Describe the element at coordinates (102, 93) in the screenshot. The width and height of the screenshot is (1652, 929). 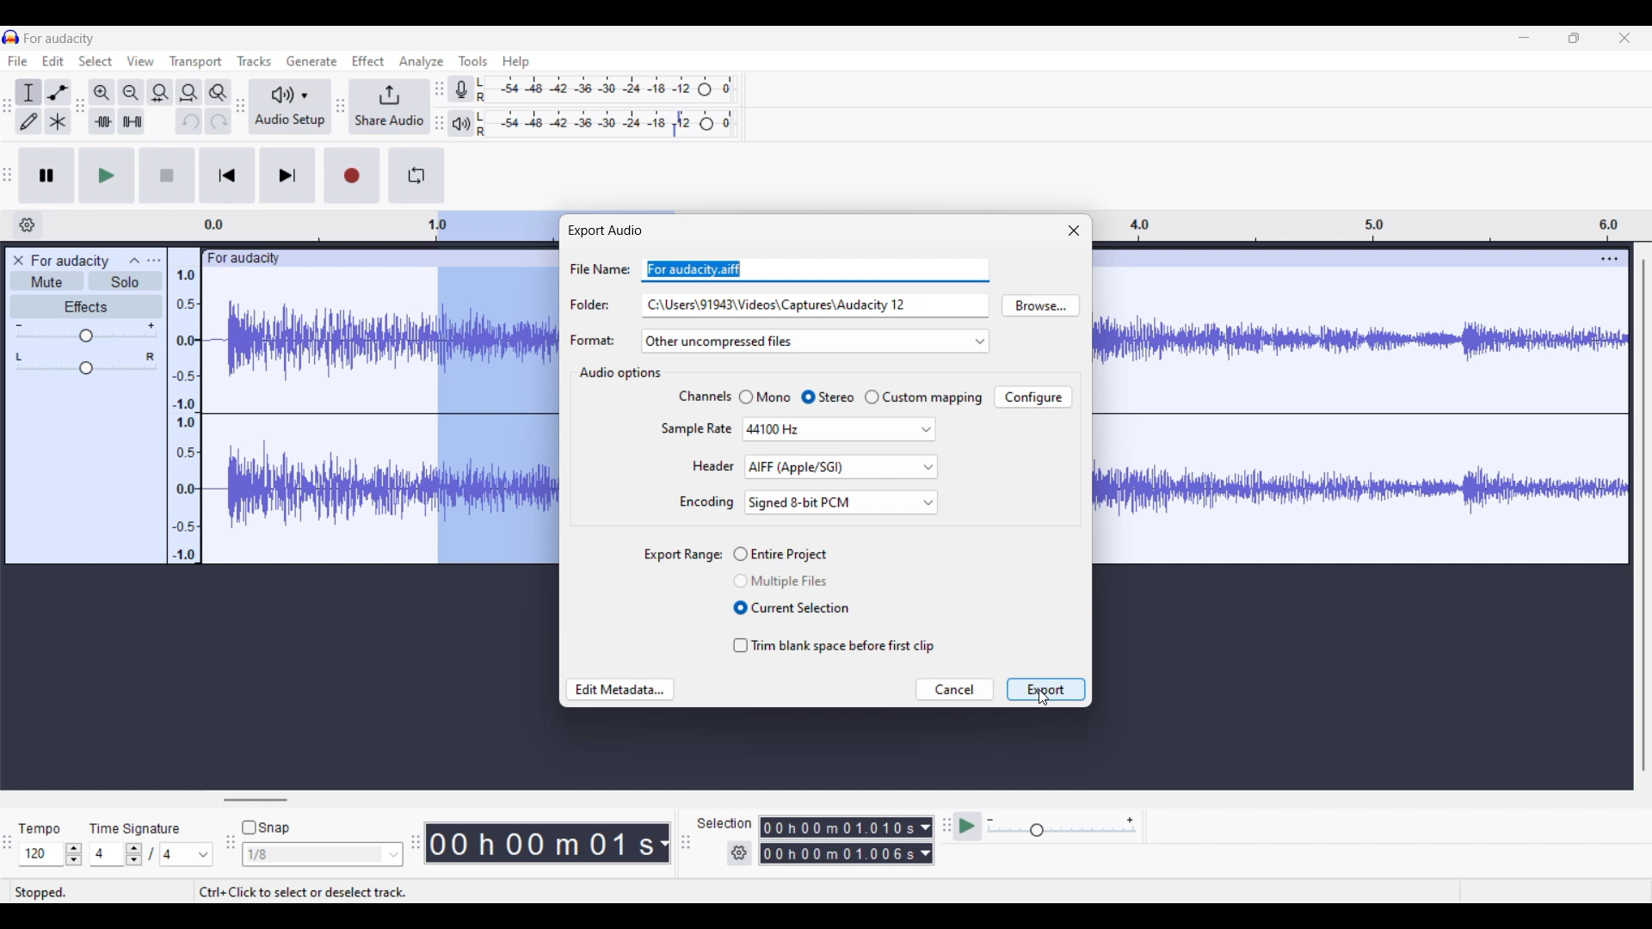
I see `Zoom in` at that location.